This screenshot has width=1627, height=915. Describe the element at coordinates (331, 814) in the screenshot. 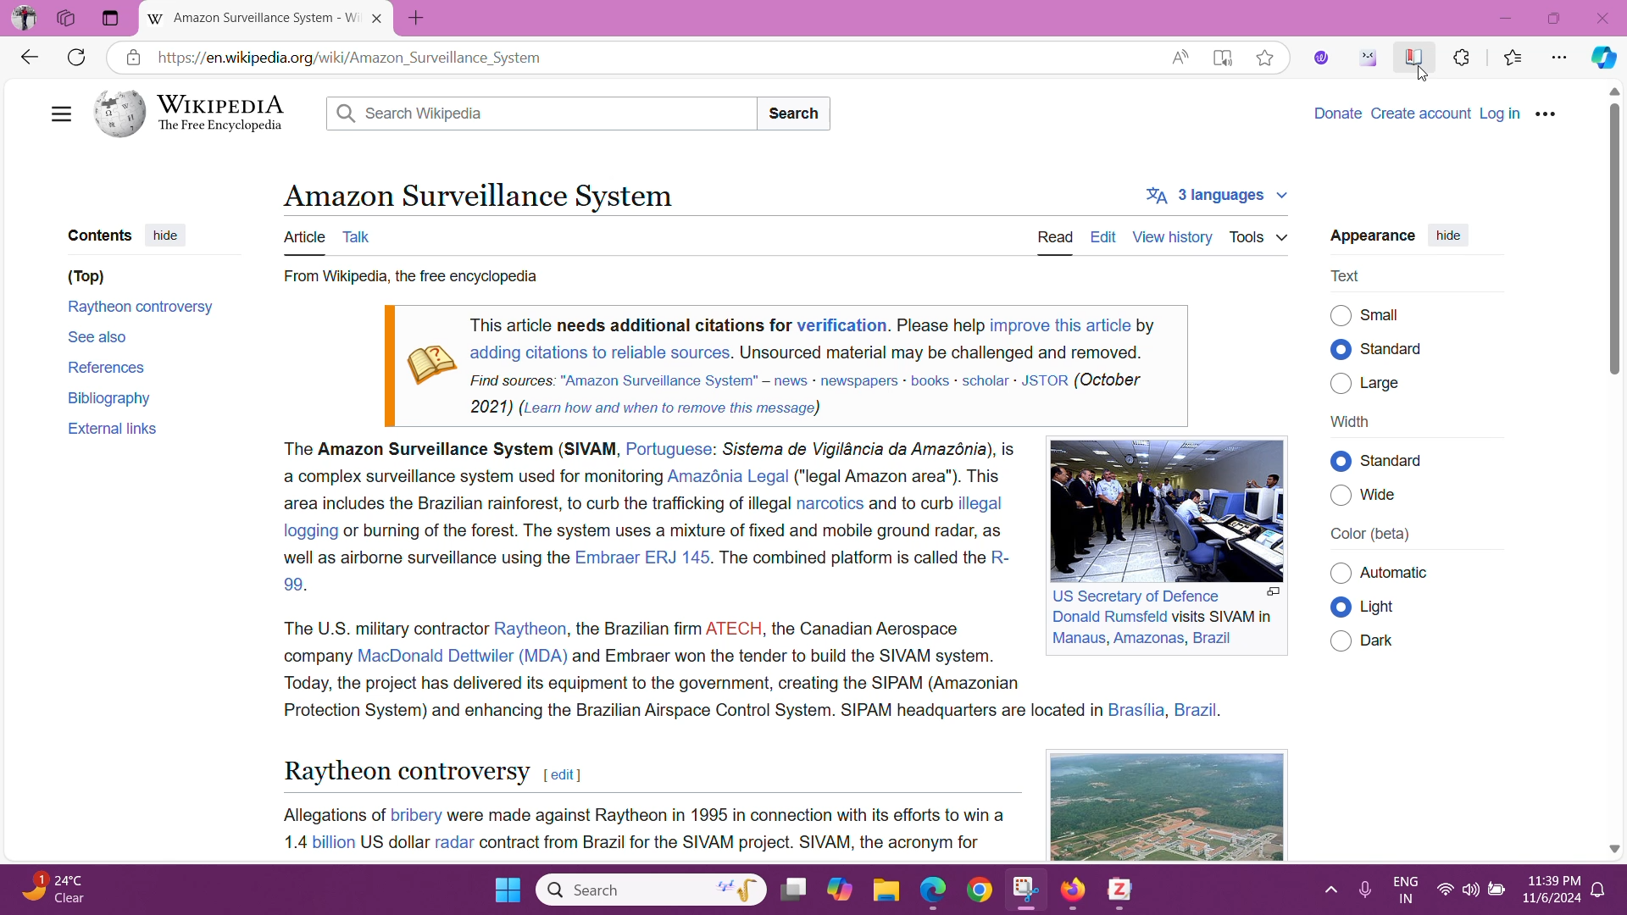

I see `Allegations of` at that location.